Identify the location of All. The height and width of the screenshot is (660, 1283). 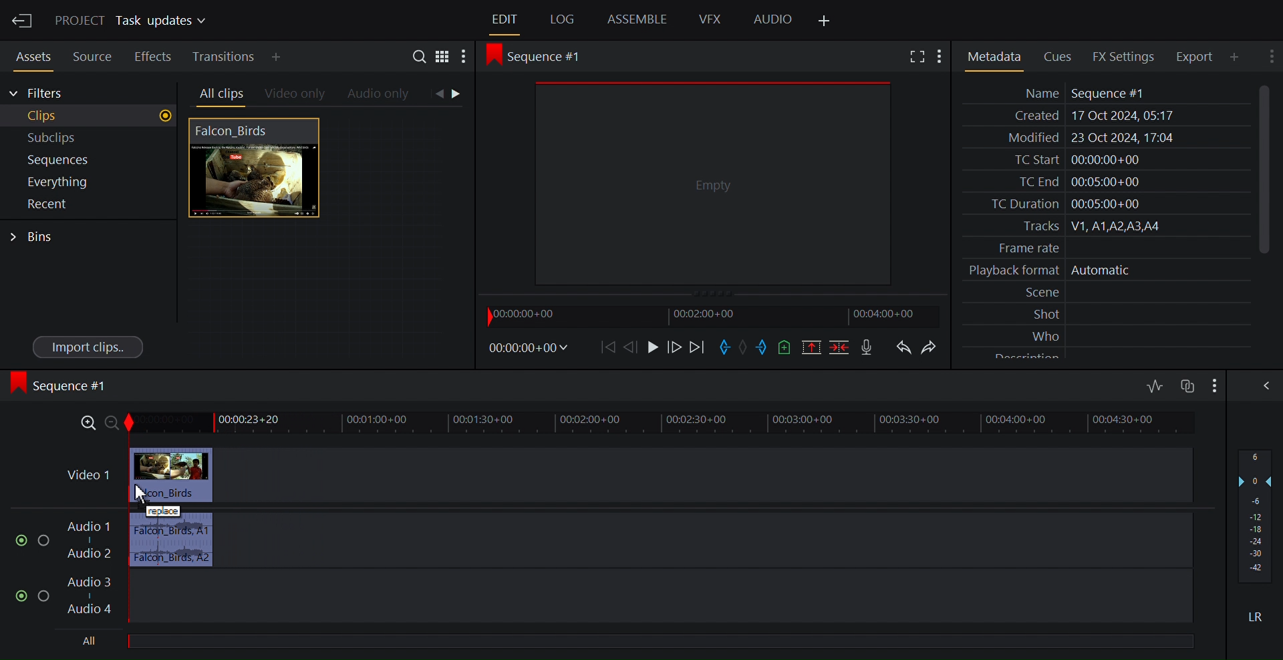
(666, 639).